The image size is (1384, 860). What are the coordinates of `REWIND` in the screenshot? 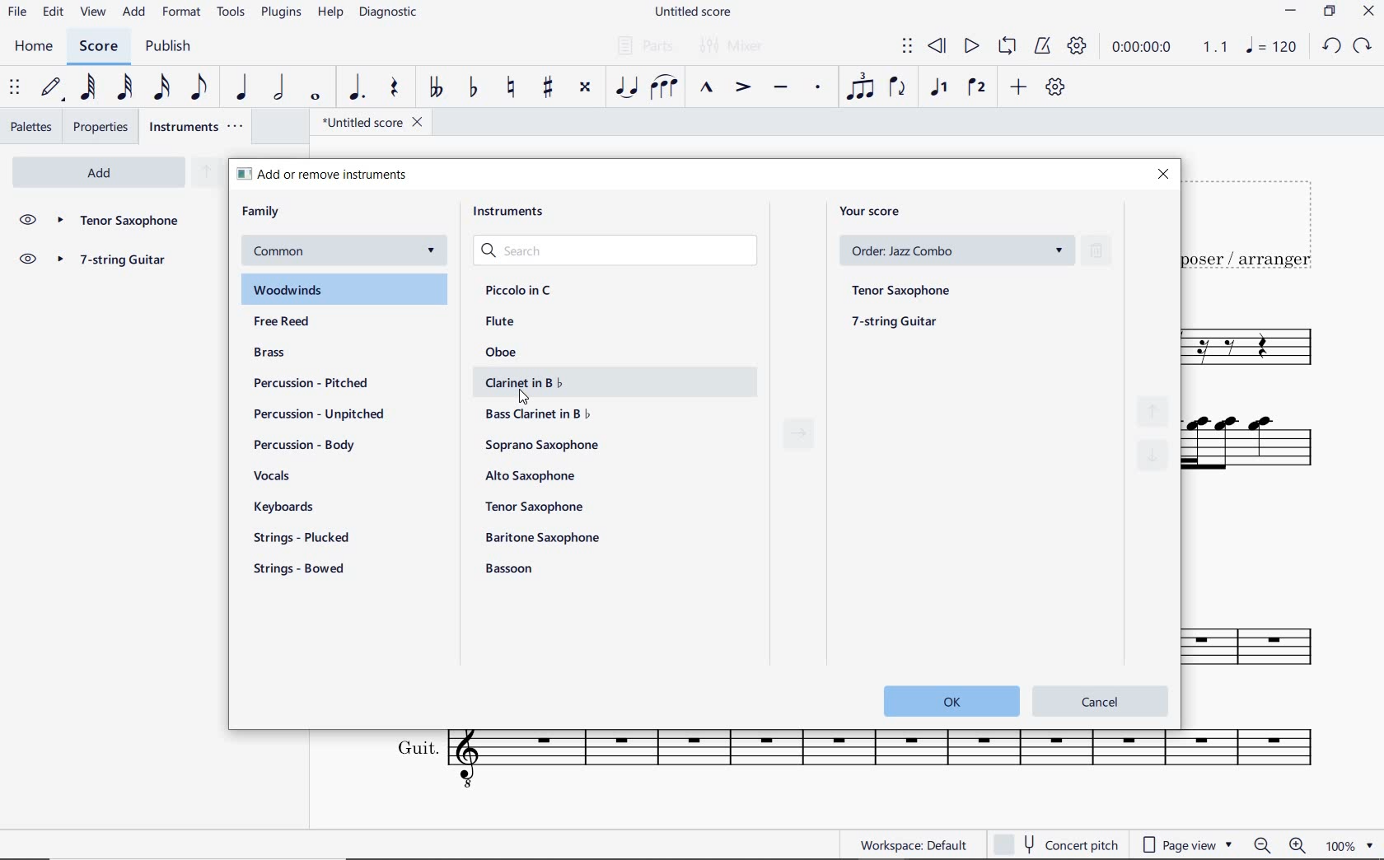 It's located at (937, 48).